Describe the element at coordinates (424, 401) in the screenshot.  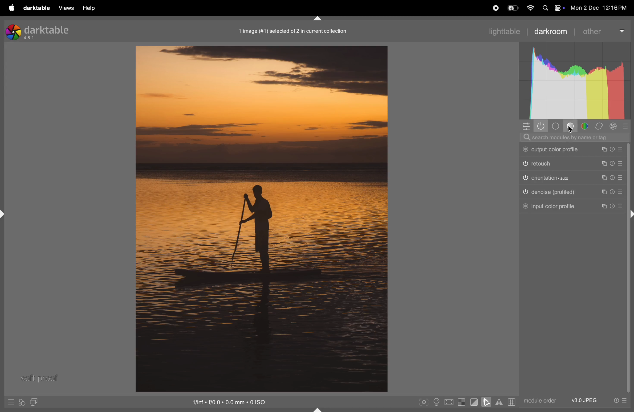
I see `toggle focus peaking mode` at that location.